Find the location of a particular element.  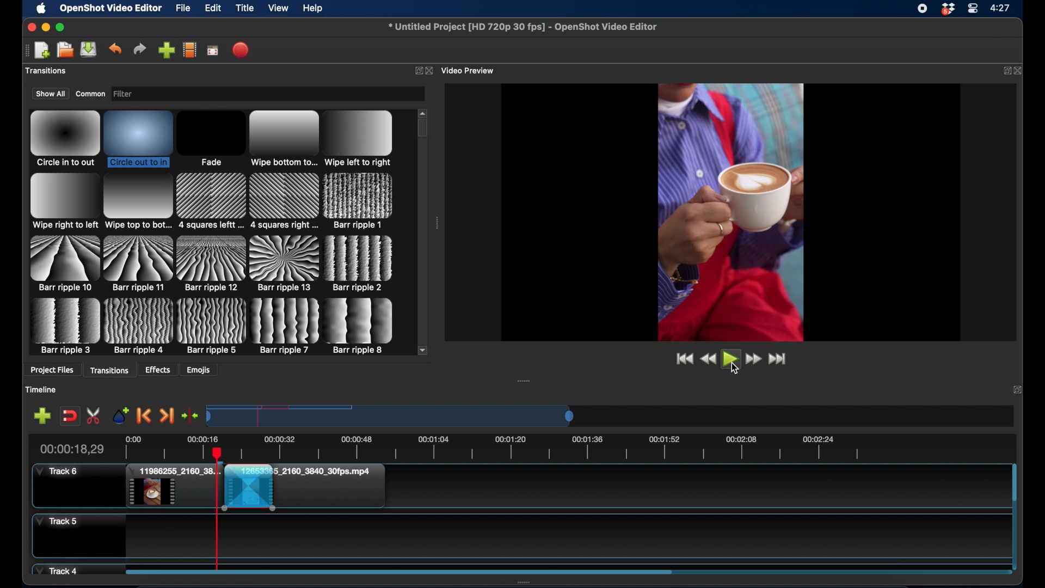

redo is located at coordinates (140, 49).